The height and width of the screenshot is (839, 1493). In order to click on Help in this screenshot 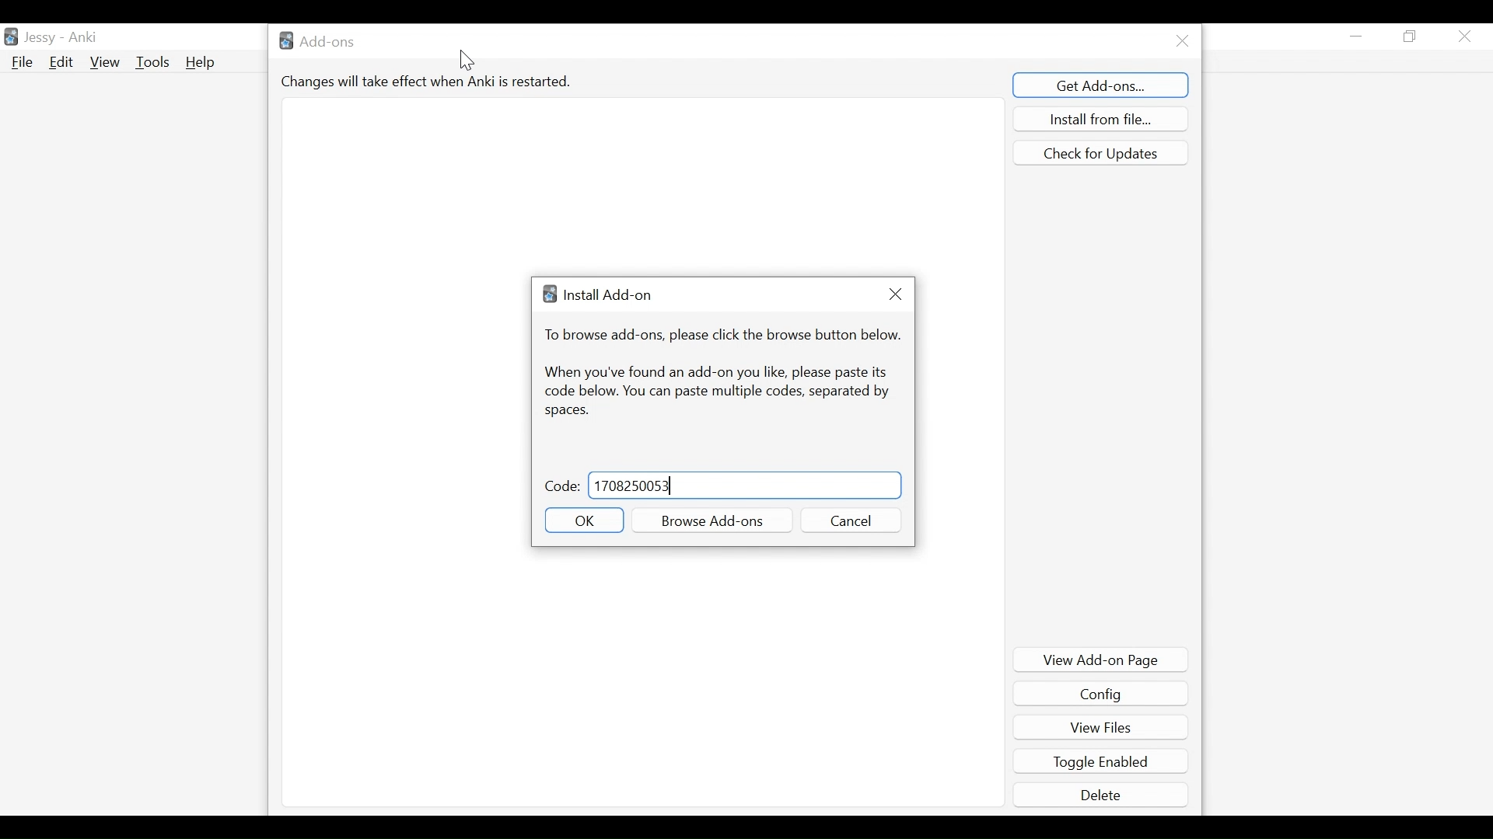, I will do `click(204, 64)`.